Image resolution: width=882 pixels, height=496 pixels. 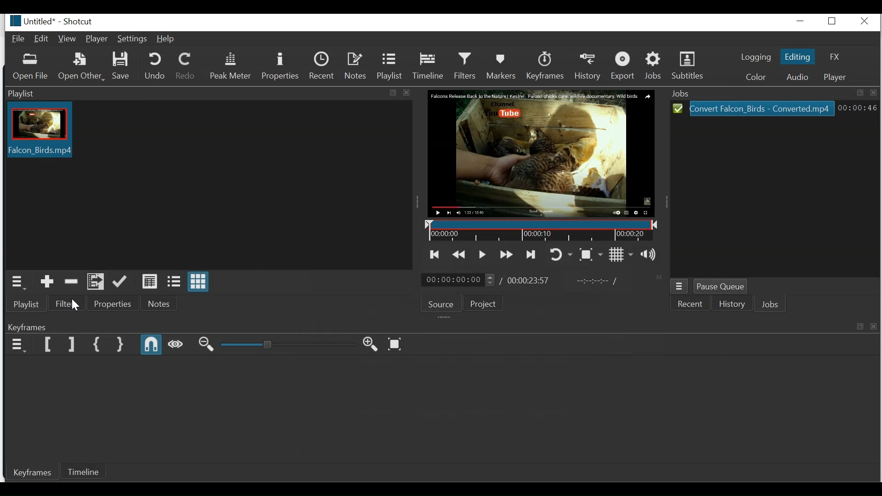 I want to click on Color, so click(x=756, y=76).